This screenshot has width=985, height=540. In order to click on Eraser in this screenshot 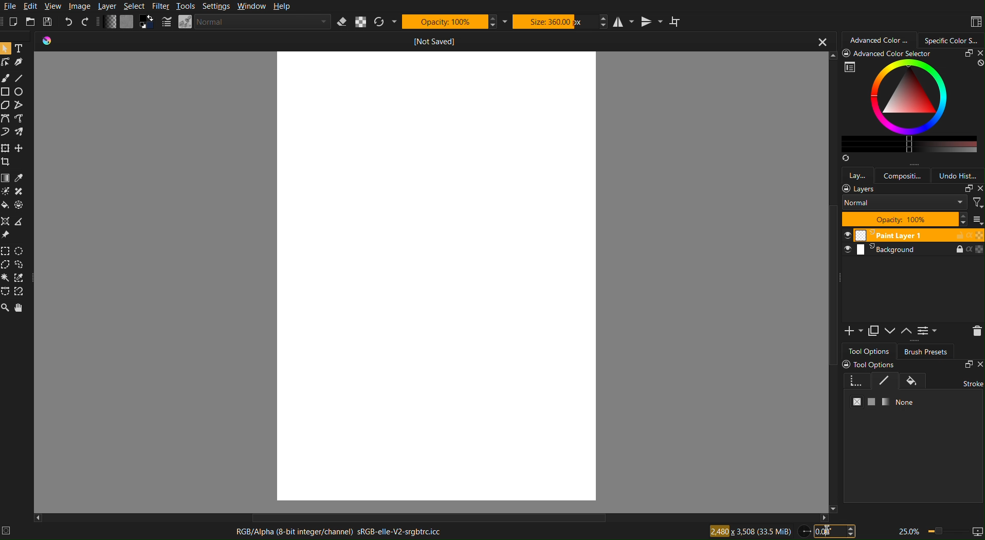, I will do `click(343, 22)`.